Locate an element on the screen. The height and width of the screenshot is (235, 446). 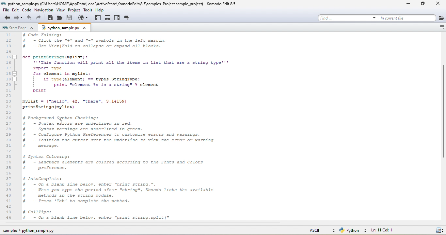
view is located at coordinates (61, 11).